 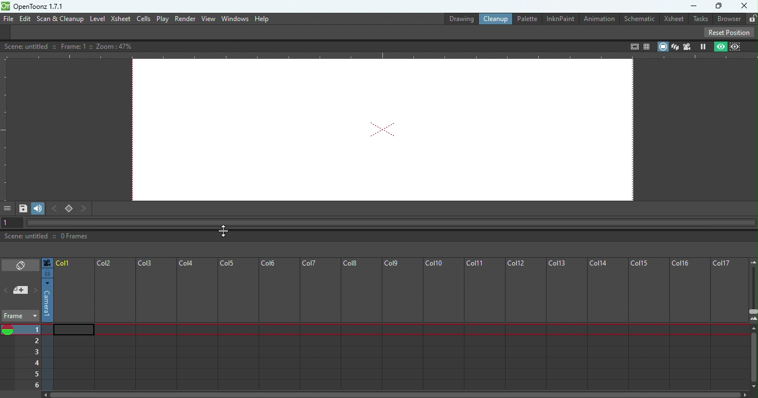 I want to click on Animation, so click(x=600, y=19).